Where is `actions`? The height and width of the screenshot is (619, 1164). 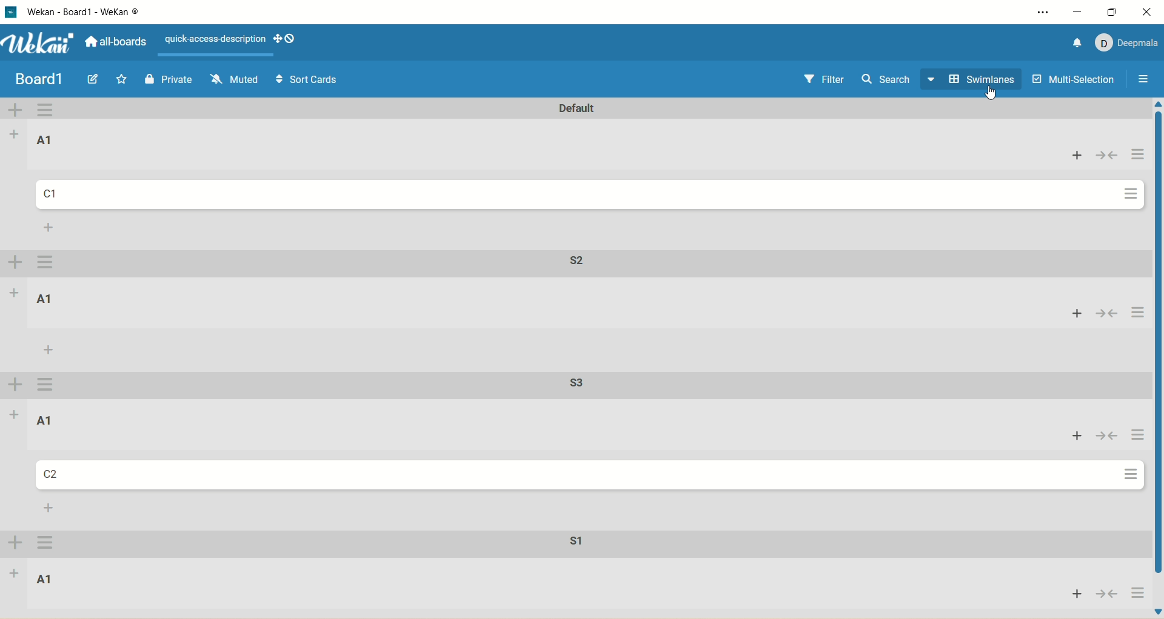 actions is located at coordinates (1130, 477).